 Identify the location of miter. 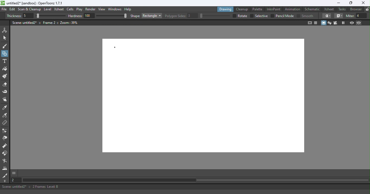
(350, 16).